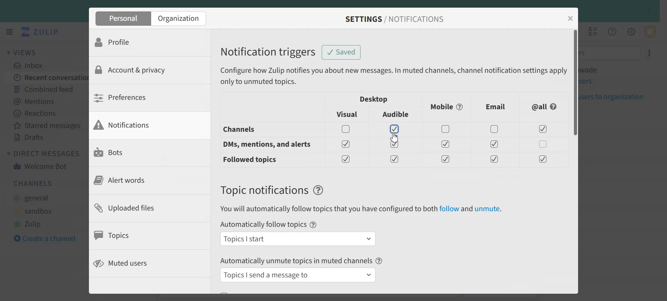 Image resolution: width=667 pixels, height=301 pixels. What do you see at coordinates (650, 52) in the screenshot?
I see `Settings` at bounding box center [650, 52].